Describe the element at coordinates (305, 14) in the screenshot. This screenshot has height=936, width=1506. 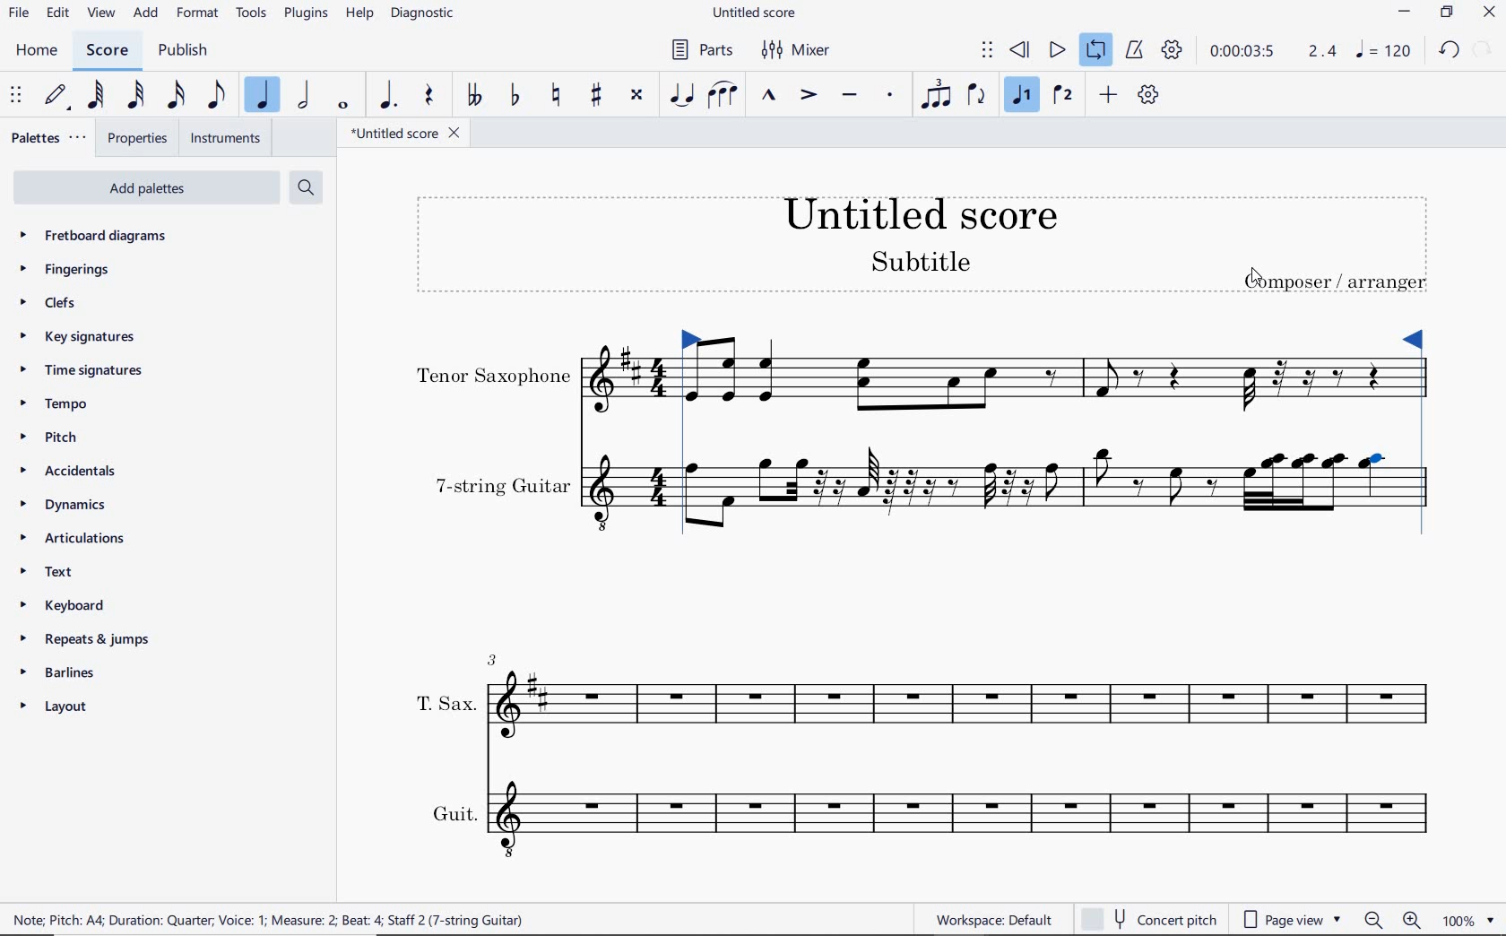
I see `PLUGINS` at that location.